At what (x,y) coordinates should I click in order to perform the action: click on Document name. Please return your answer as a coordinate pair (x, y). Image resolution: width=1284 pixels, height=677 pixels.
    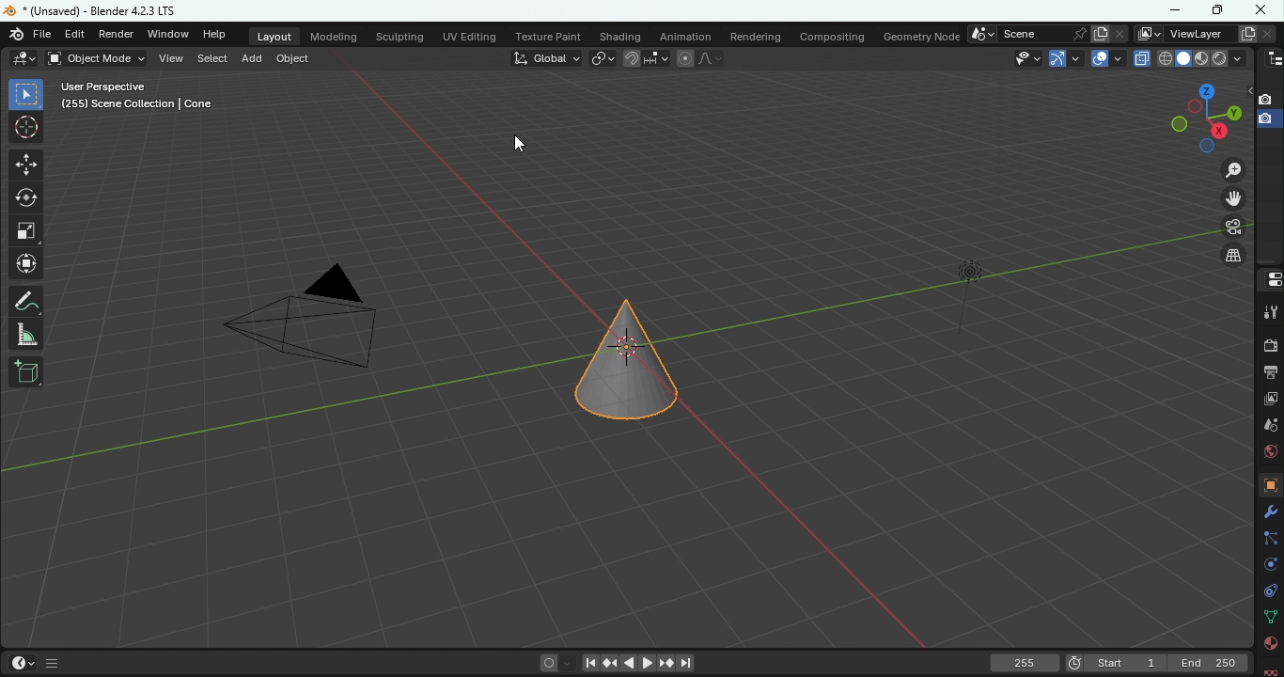
    Looking at the image, I should click on (95, 12).